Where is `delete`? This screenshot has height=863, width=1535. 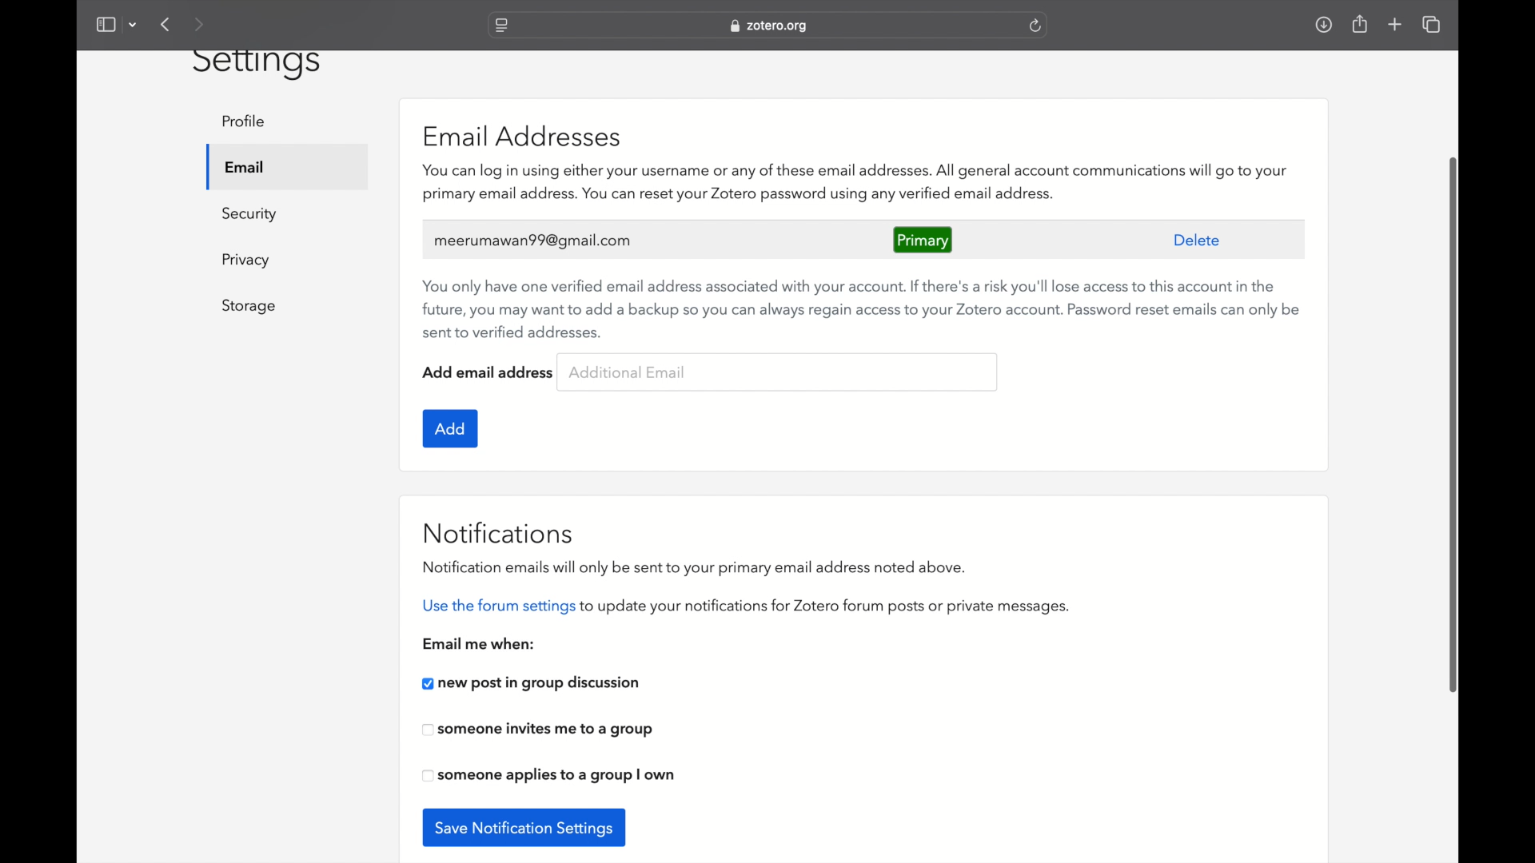
delete is located at coordinates (1197, 240).